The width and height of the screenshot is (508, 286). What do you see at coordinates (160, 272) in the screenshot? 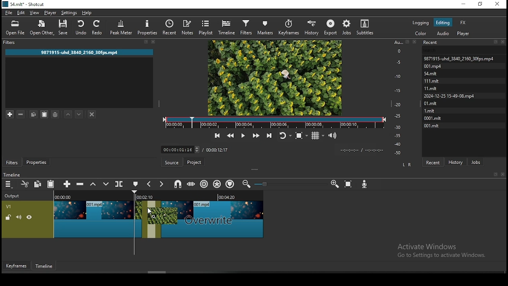
I see `scroll bar` at bounding box center [160, 272].